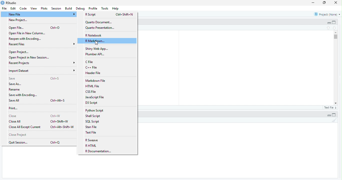 The image size is (342, 180). I want to click on Save, so click(13, 78).